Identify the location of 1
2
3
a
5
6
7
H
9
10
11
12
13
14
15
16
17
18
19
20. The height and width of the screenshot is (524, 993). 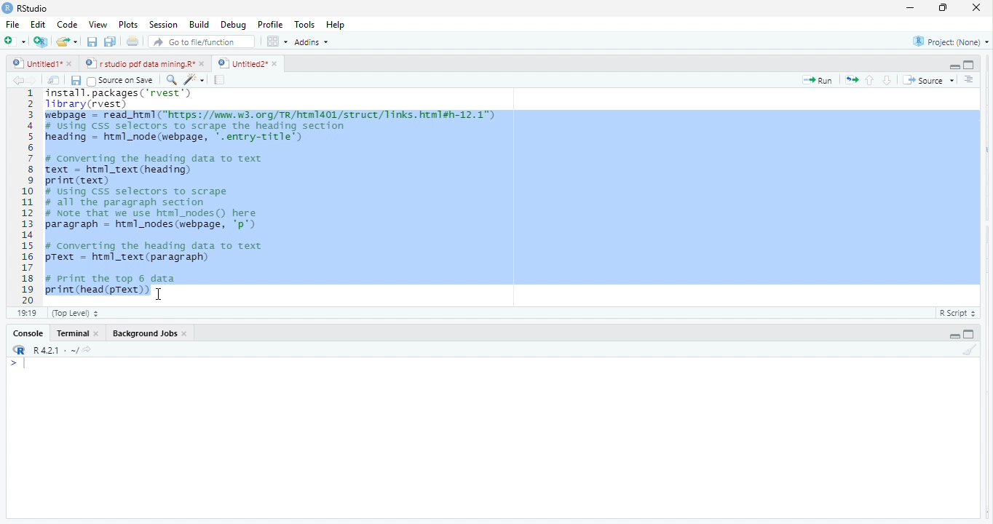
(28, 196).